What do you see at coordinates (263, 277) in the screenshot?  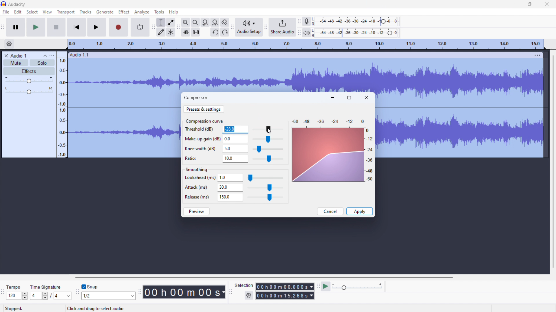 I see `horizontal scrollbar` at bounding box center [263, 277].